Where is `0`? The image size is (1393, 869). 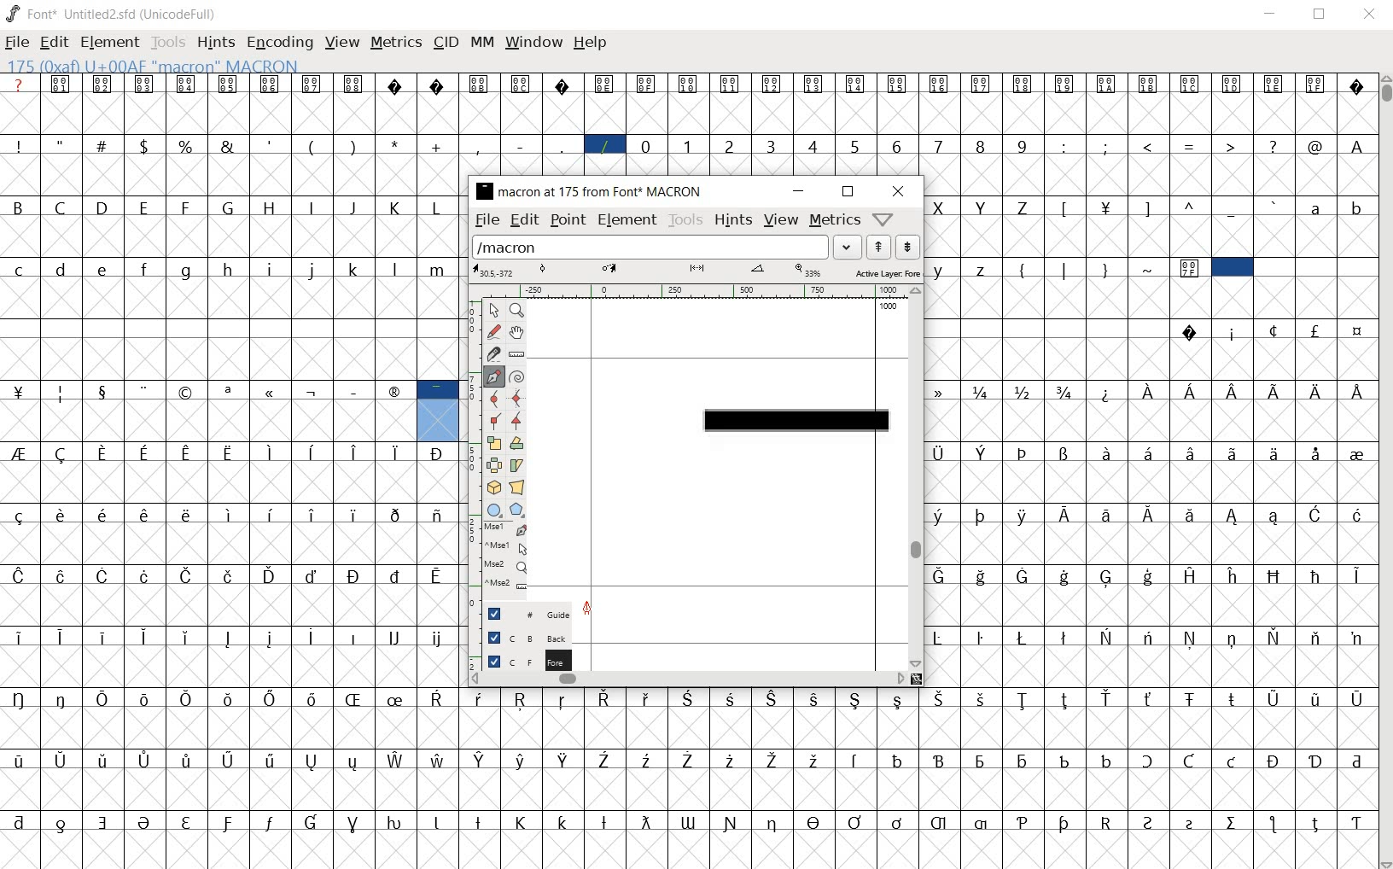 0 is located at coordinates (647, 144).